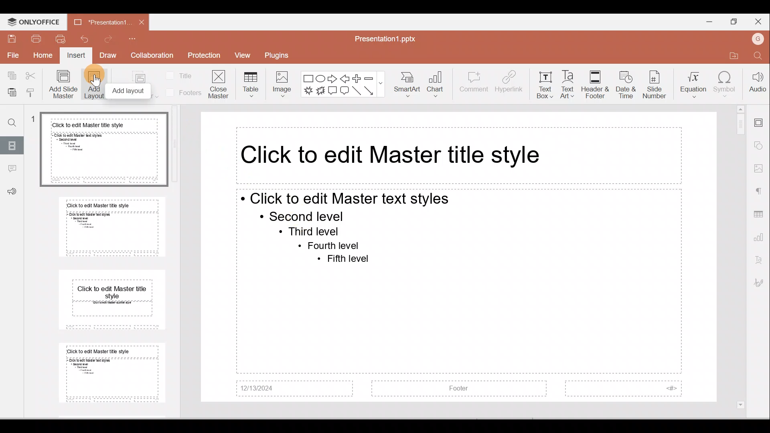  Describe the element at coordinates (112, 298) in the screenshot. I see `Master slide 3` at that location.